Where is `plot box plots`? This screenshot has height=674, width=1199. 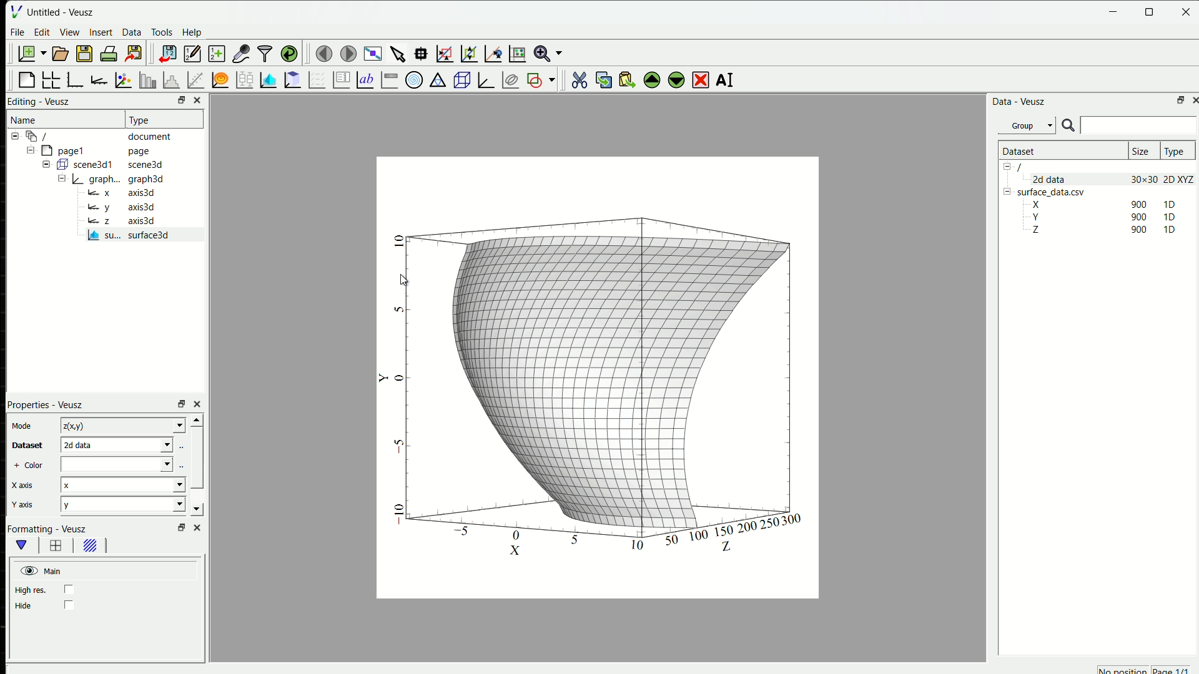
plot box plots is located at coordinates (245, 79).